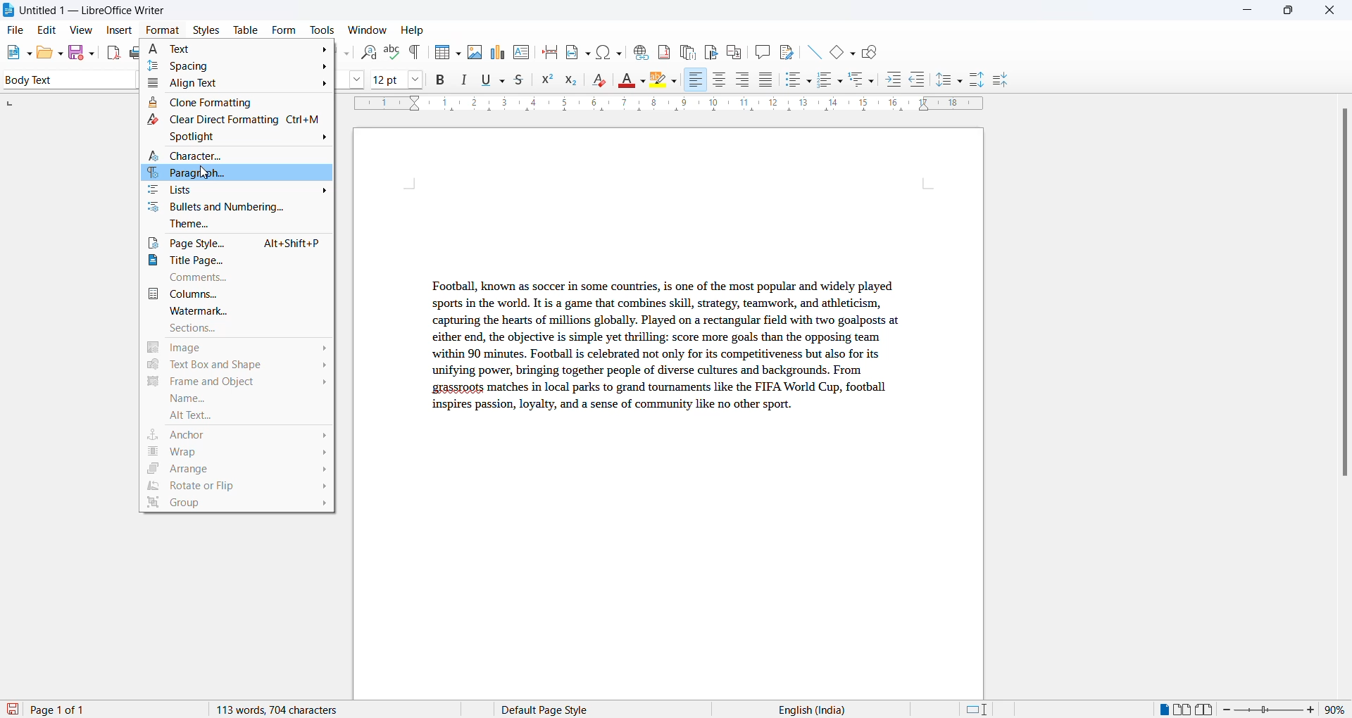 The image size is (1352, 718). What do you see at coordinates (523, 80) in the screenshot?
I see `strike through` at bounding box center [523, 80].